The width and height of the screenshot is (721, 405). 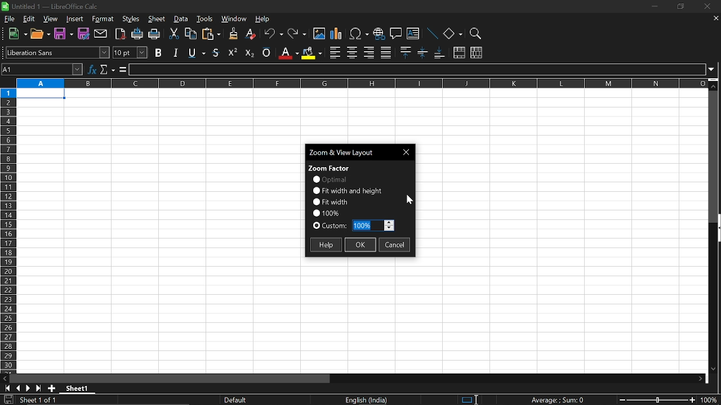 What do you see at coordinates (360, 83) in the screenshot?
I see `columns` at bounding box center [360, 83].